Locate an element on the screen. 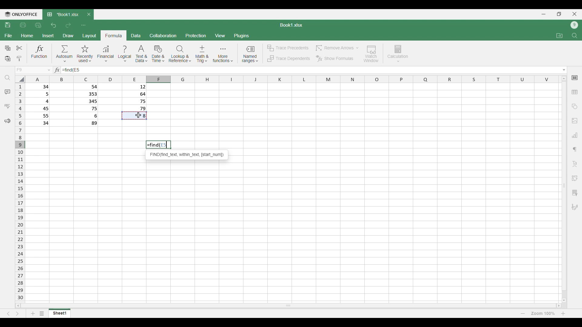  Customize quick access toolbar is located at coordinates (83, 25).